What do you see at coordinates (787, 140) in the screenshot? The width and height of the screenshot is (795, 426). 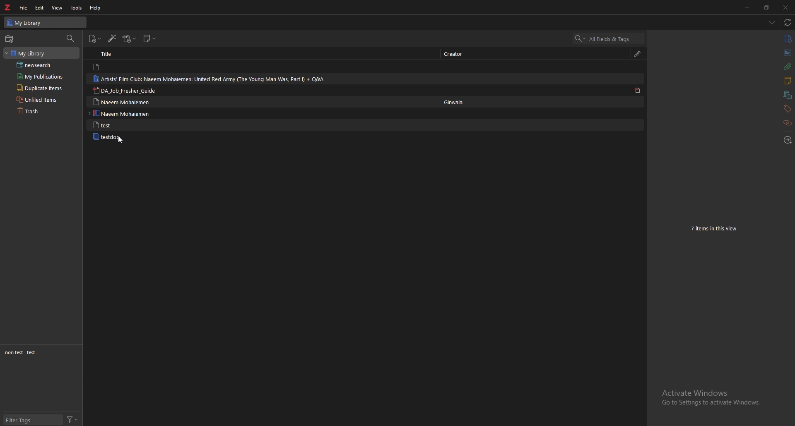 I see `locate` at bounding box center [787, 140].